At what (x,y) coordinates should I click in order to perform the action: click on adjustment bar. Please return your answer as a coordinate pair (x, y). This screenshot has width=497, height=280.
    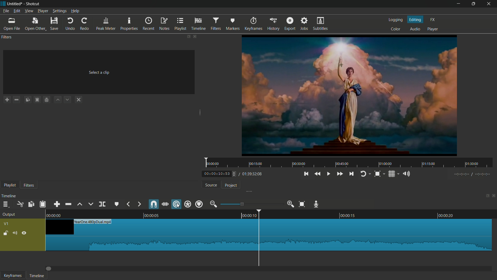
    Looking at the image, I should click on (252, 204).